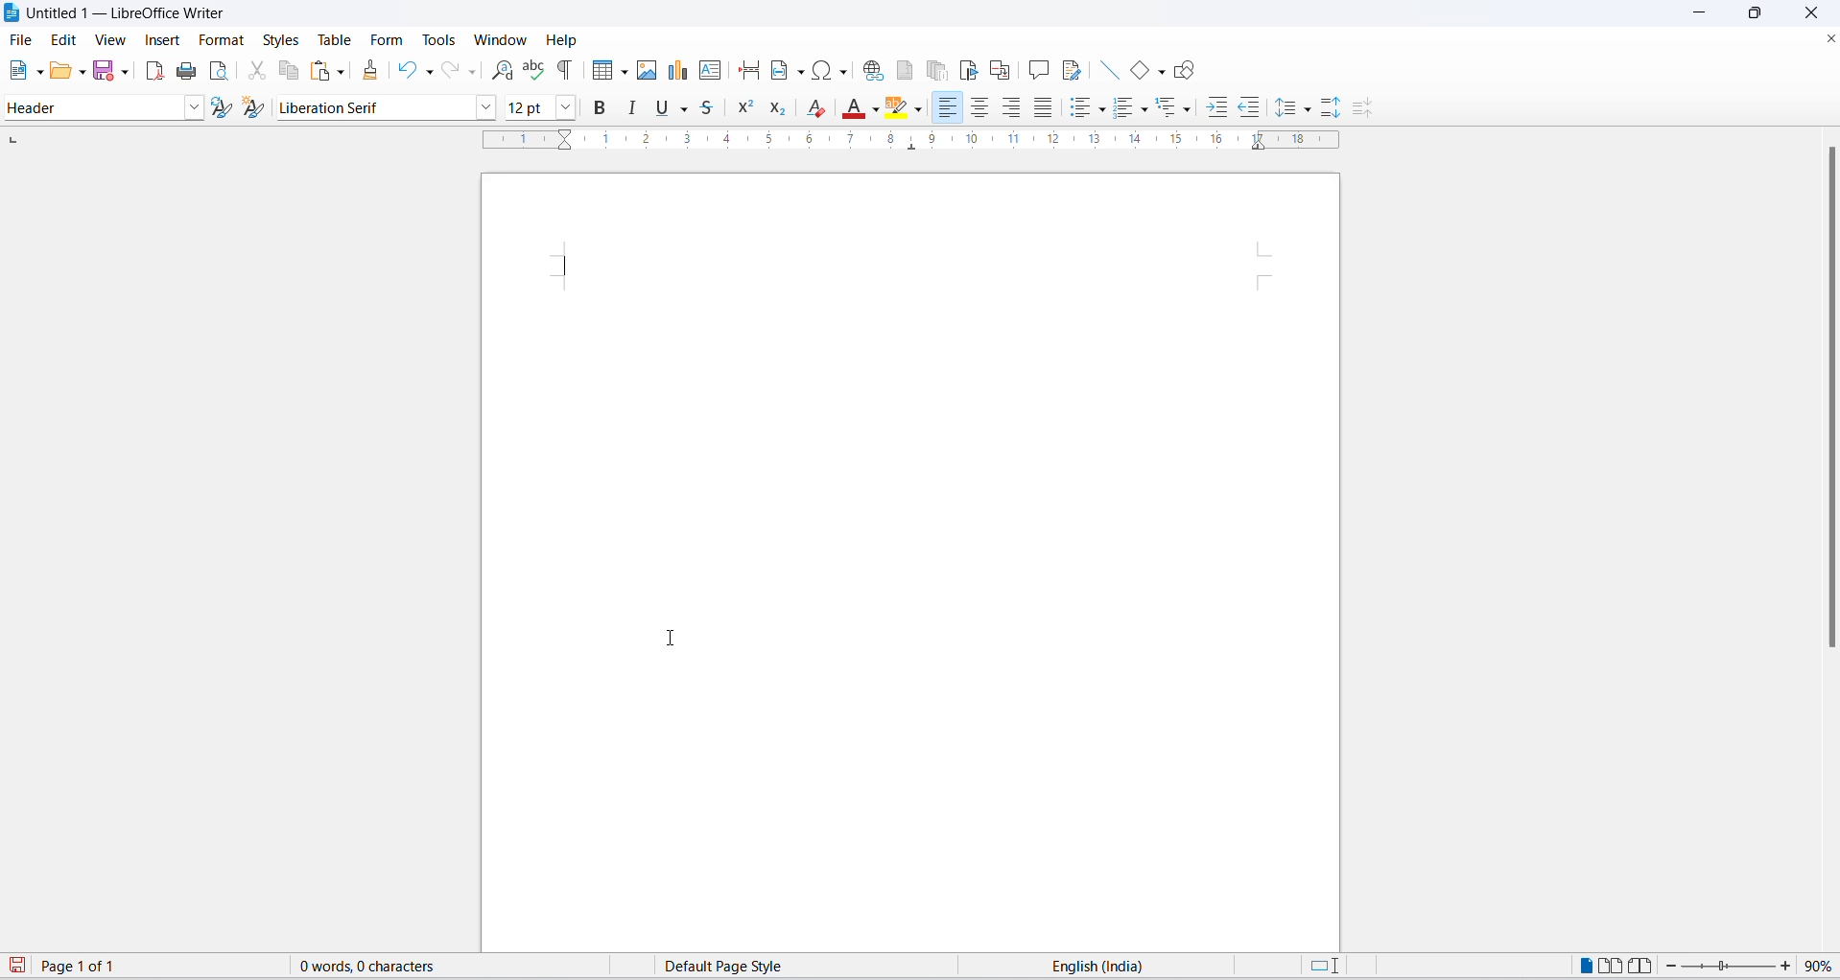 This screenshot has height=980, width=1840. What do you see at coordinates (489, 106) in the screenshot?
I see `font name options` at bounding box center [489, 106].